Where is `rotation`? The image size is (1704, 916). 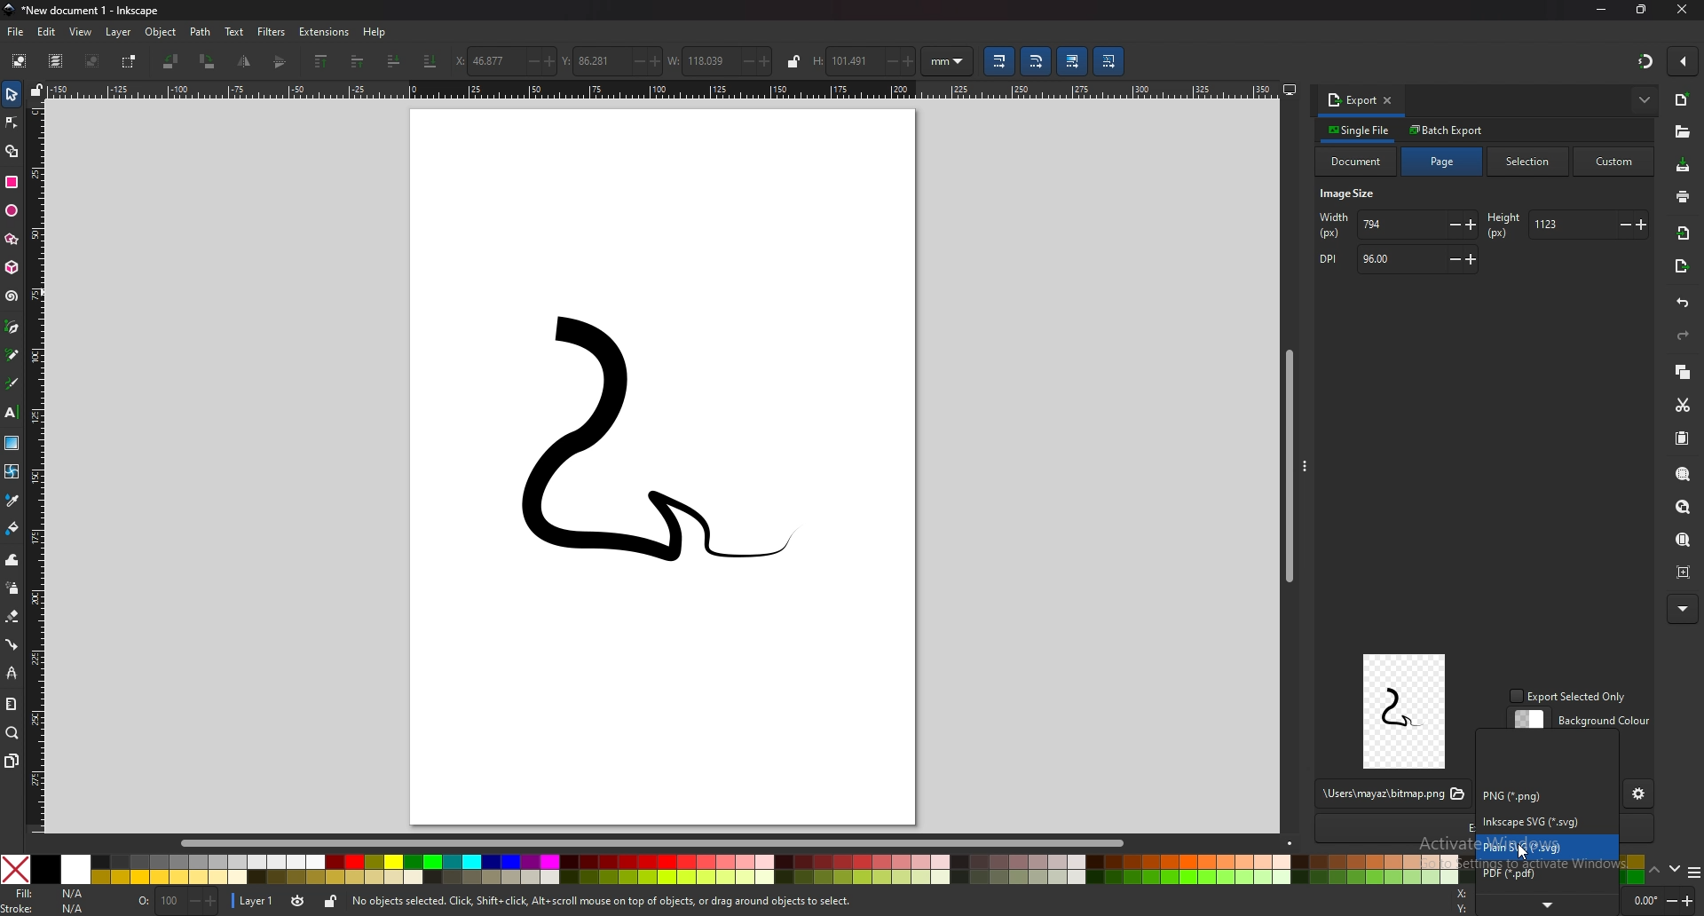
rotation is located at coordinates (1661, 900).